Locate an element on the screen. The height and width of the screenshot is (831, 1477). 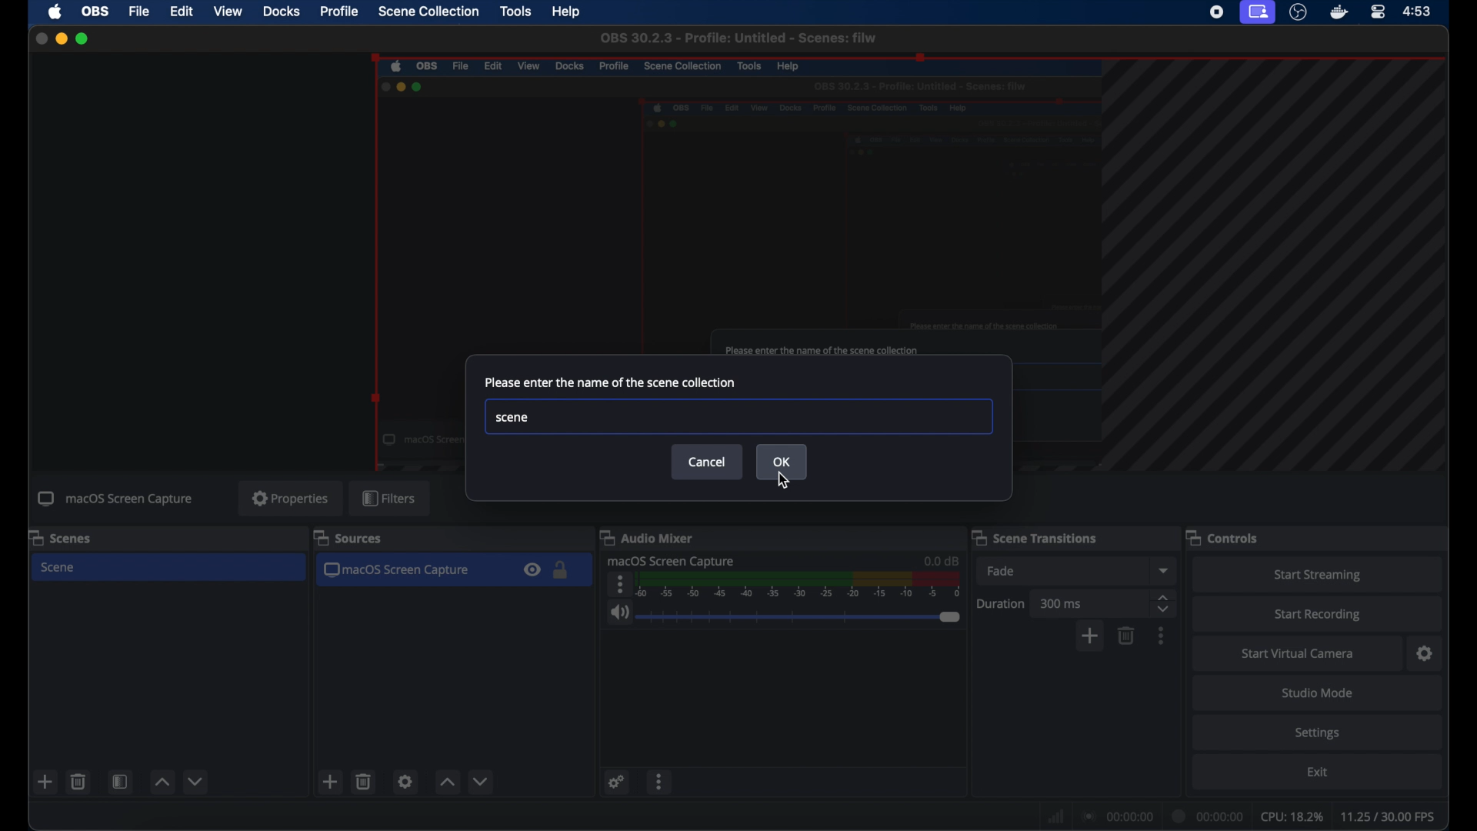
cursor is located at coordinates (784, 480).